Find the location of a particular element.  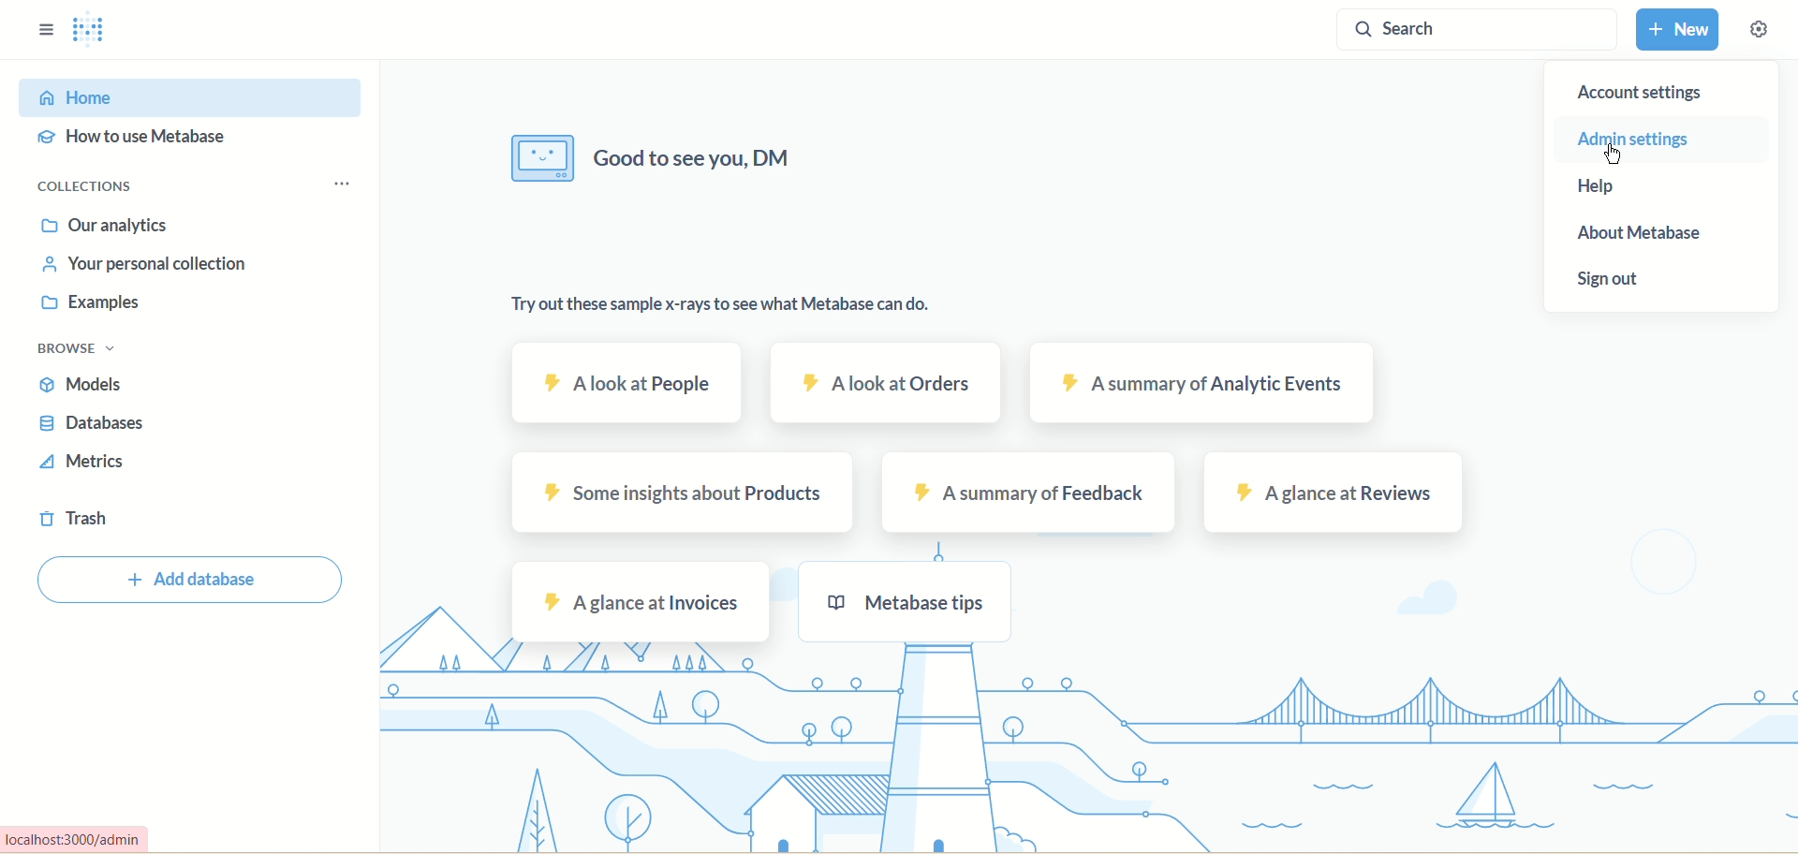

browse is located at coordinates (81, 349).